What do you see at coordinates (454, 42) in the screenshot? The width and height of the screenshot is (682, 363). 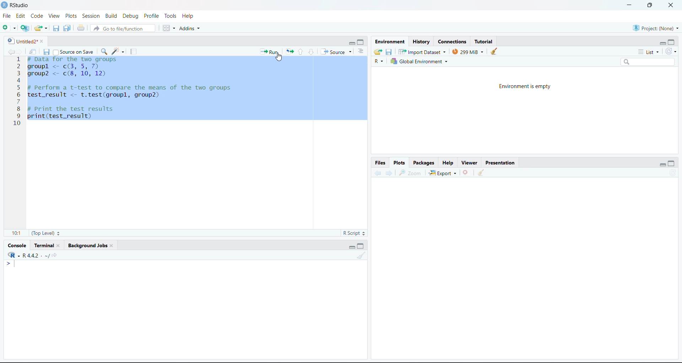 I see `Connections` at bounding box center [454, 42].